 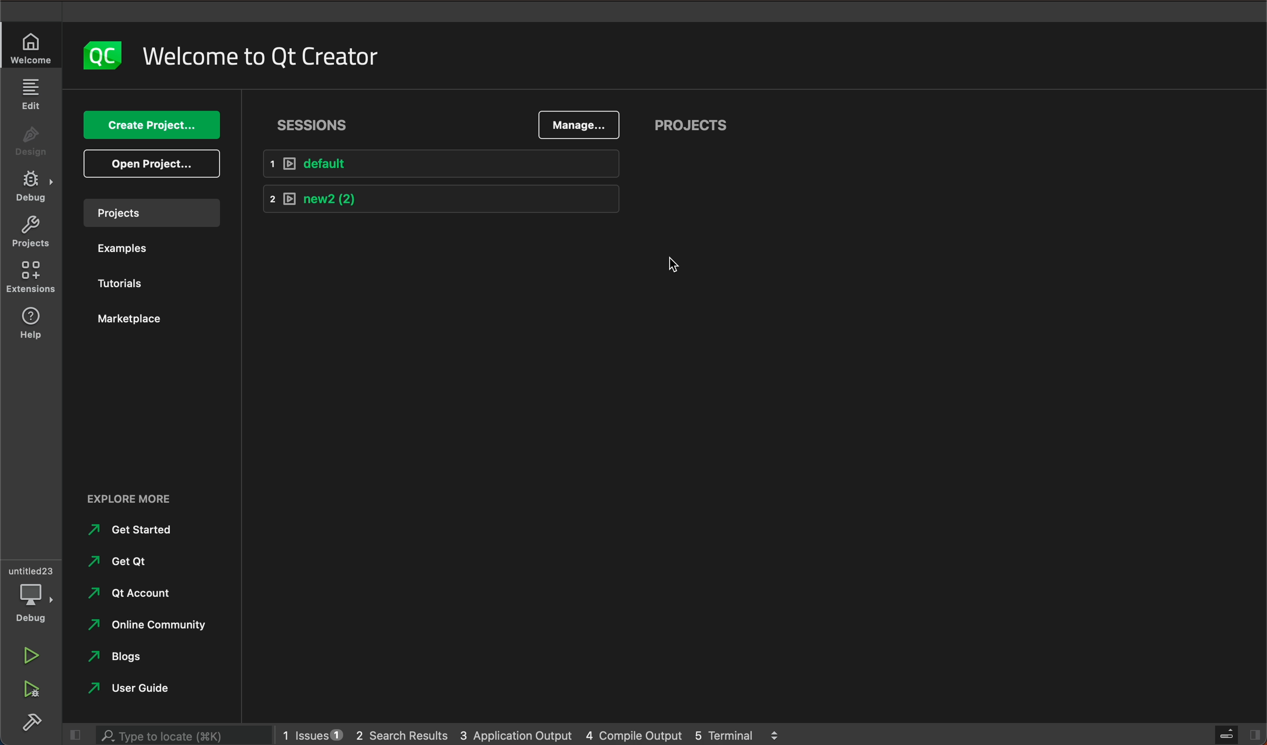 I want to click on Get qt, so click(x=126, y=562).